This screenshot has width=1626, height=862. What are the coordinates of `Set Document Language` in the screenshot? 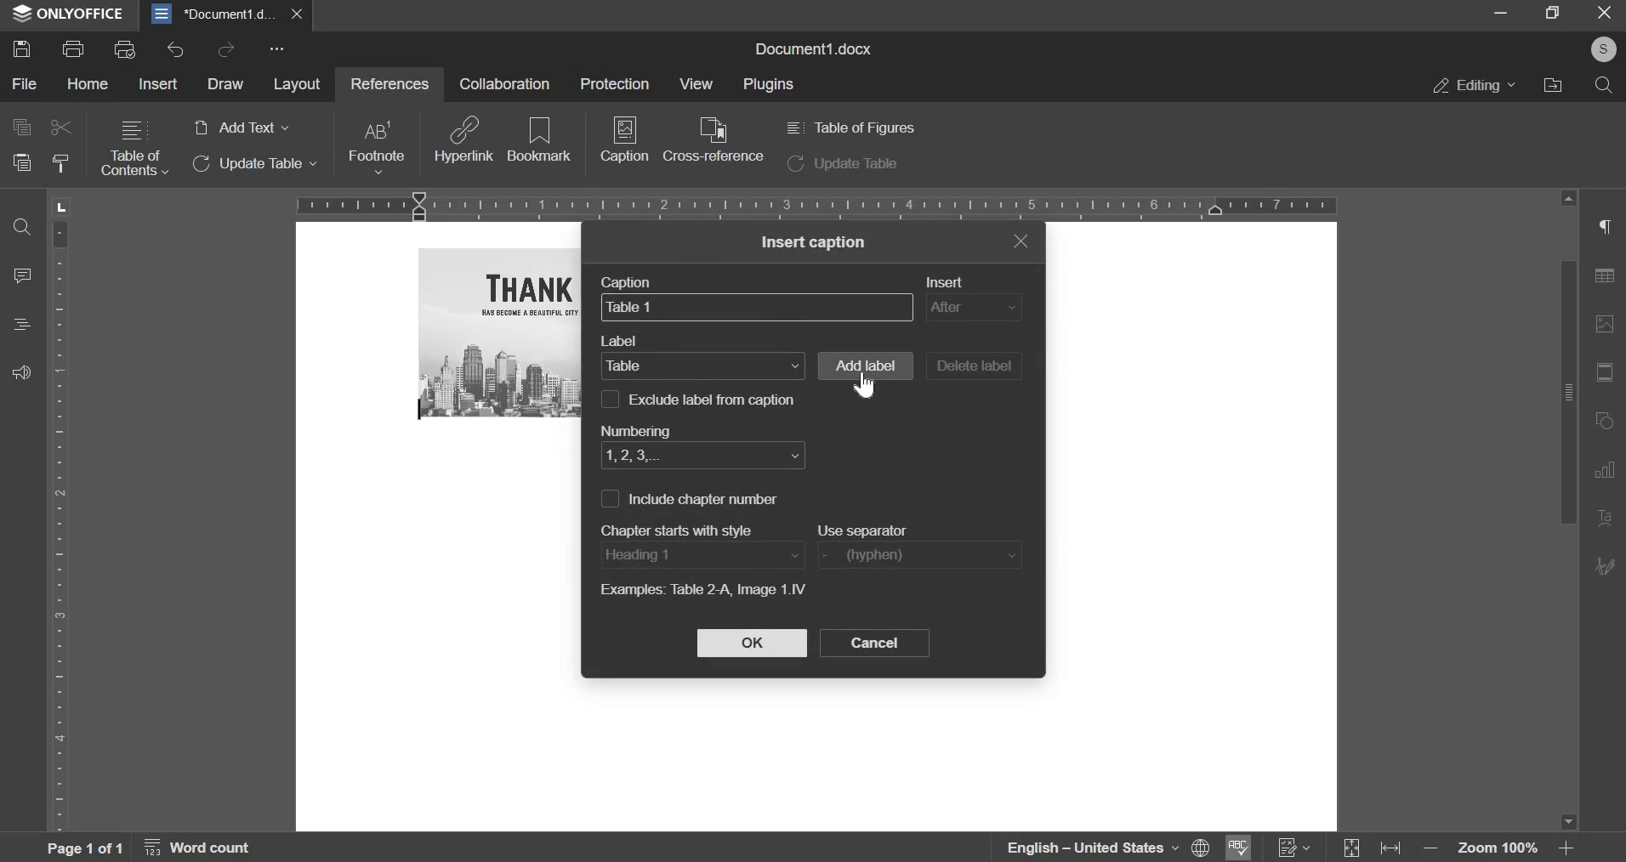 It's located at (1201, 847).